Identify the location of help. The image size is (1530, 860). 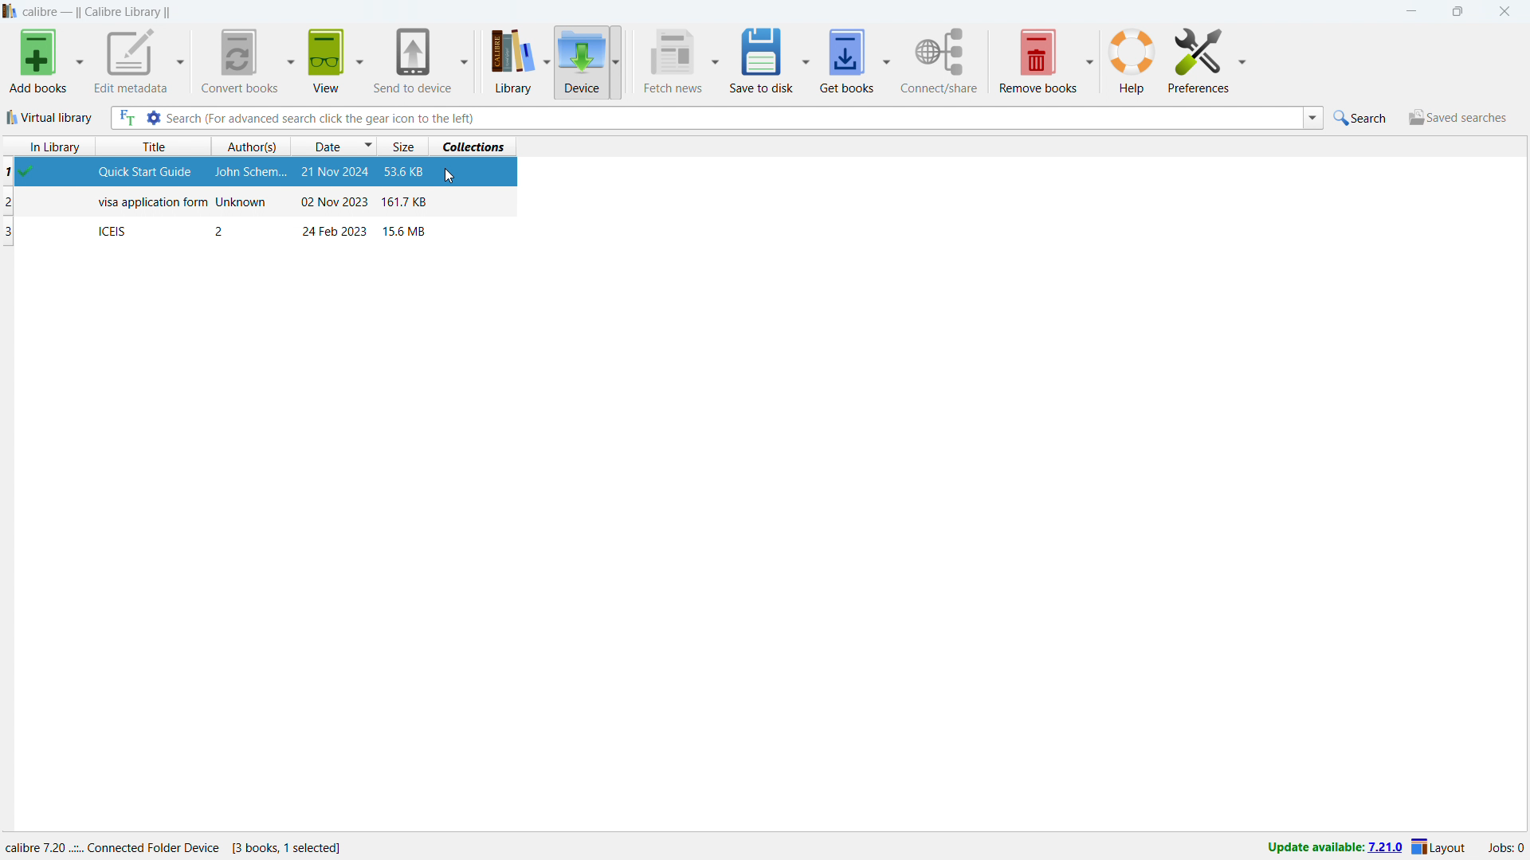
(1132, 60).